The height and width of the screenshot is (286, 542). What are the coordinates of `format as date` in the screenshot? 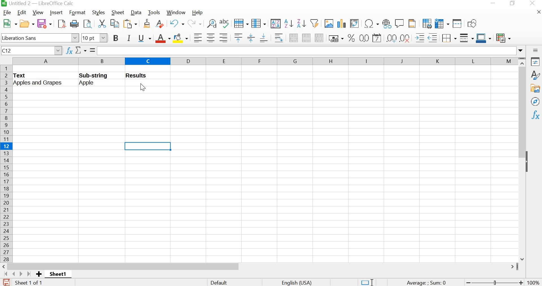 It's located at (377, 38).